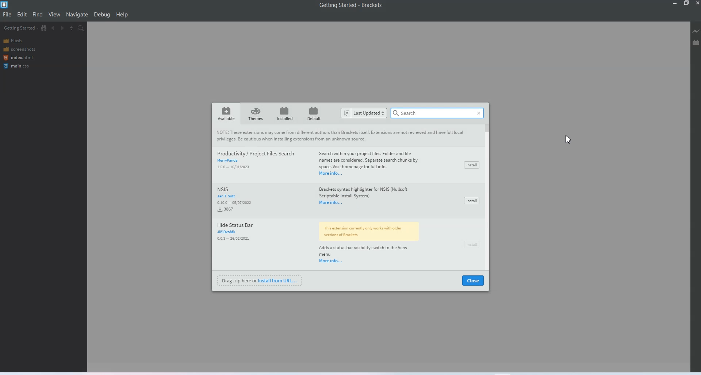  I want to click on index.html, so click(18, 58).